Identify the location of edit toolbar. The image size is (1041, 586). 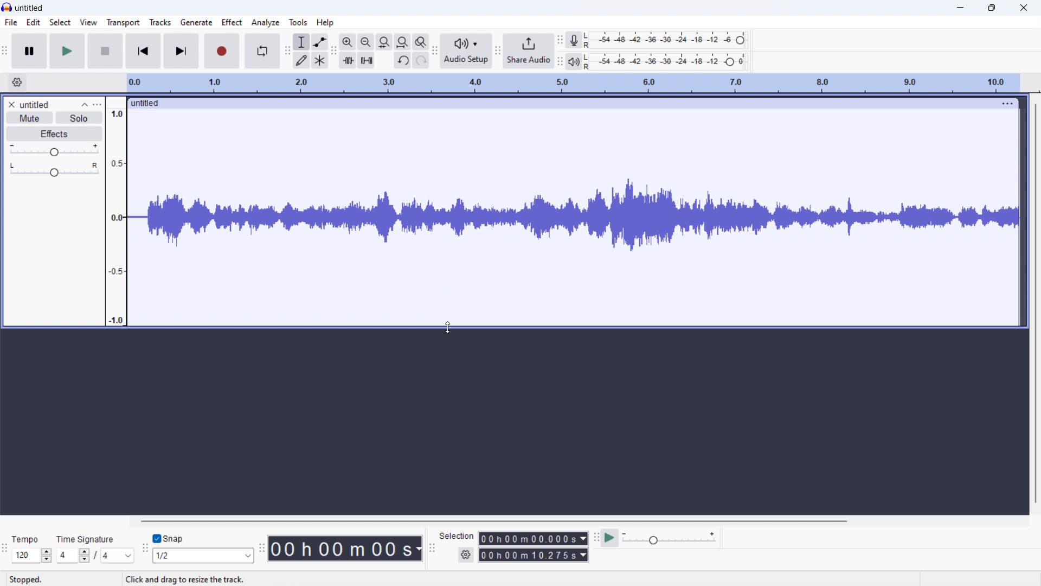
(334, 52).